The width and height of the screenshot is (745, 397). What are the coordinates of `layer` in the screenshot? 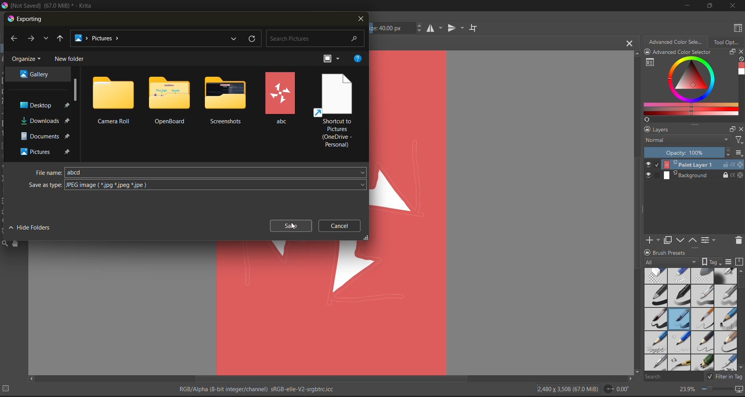 It's located at (693, 175).